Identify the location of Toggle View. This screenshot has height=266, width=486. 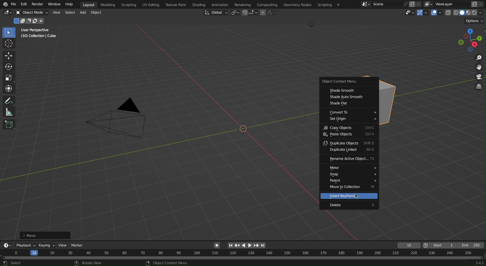
(478, 87).